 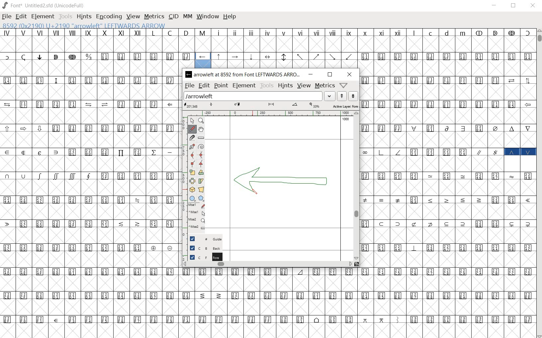 I want to click on restore, so click(x=514, y=5).